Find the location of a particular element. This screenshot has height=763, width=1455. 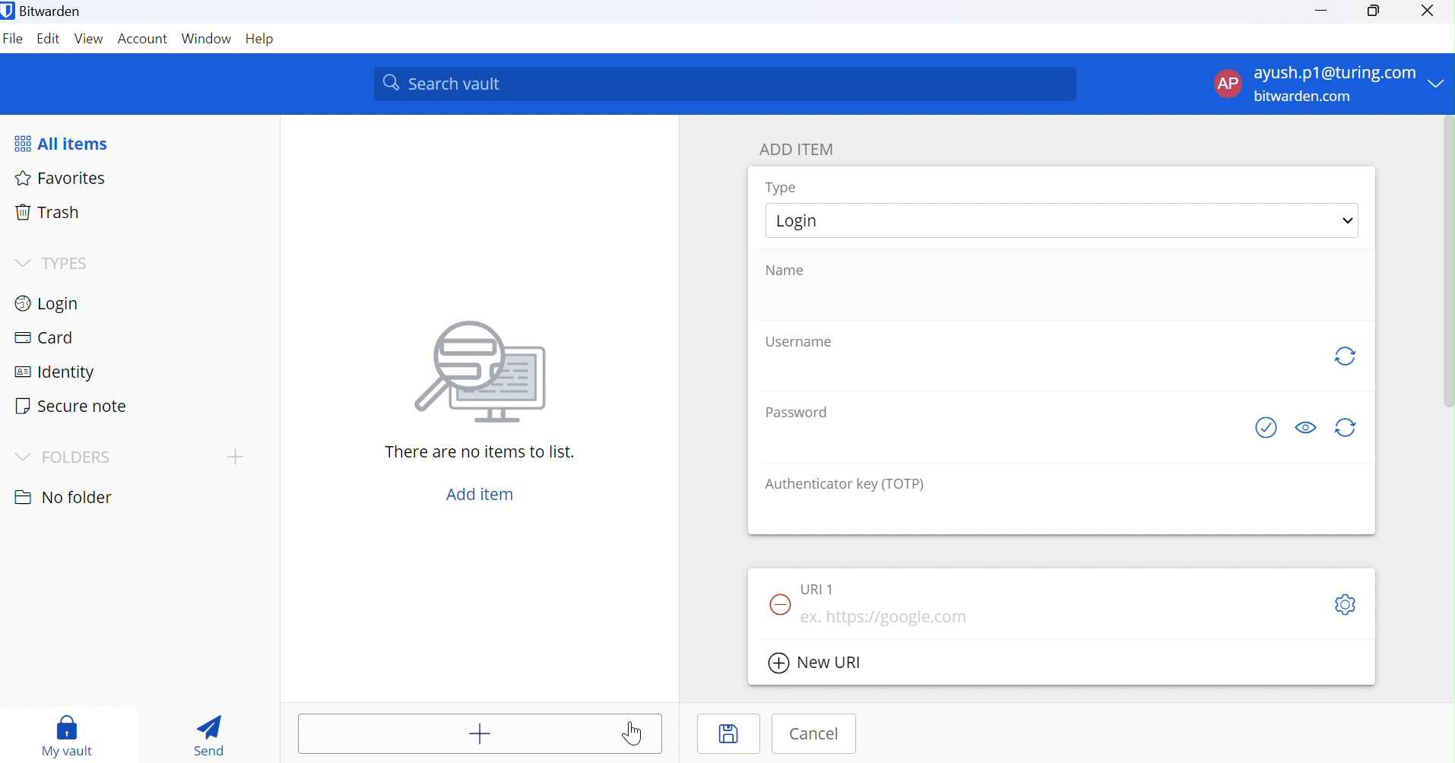

Toggle visibility is located at coordinates (1304, 426).